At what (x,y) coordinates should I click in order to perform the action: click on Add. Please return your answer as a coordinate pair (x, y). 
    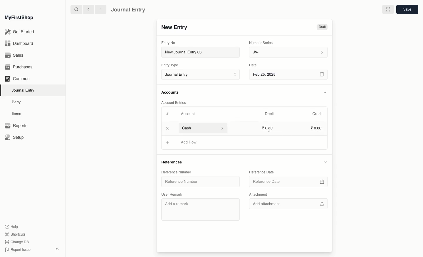
    Looking at the image, I should click on (167, 143).